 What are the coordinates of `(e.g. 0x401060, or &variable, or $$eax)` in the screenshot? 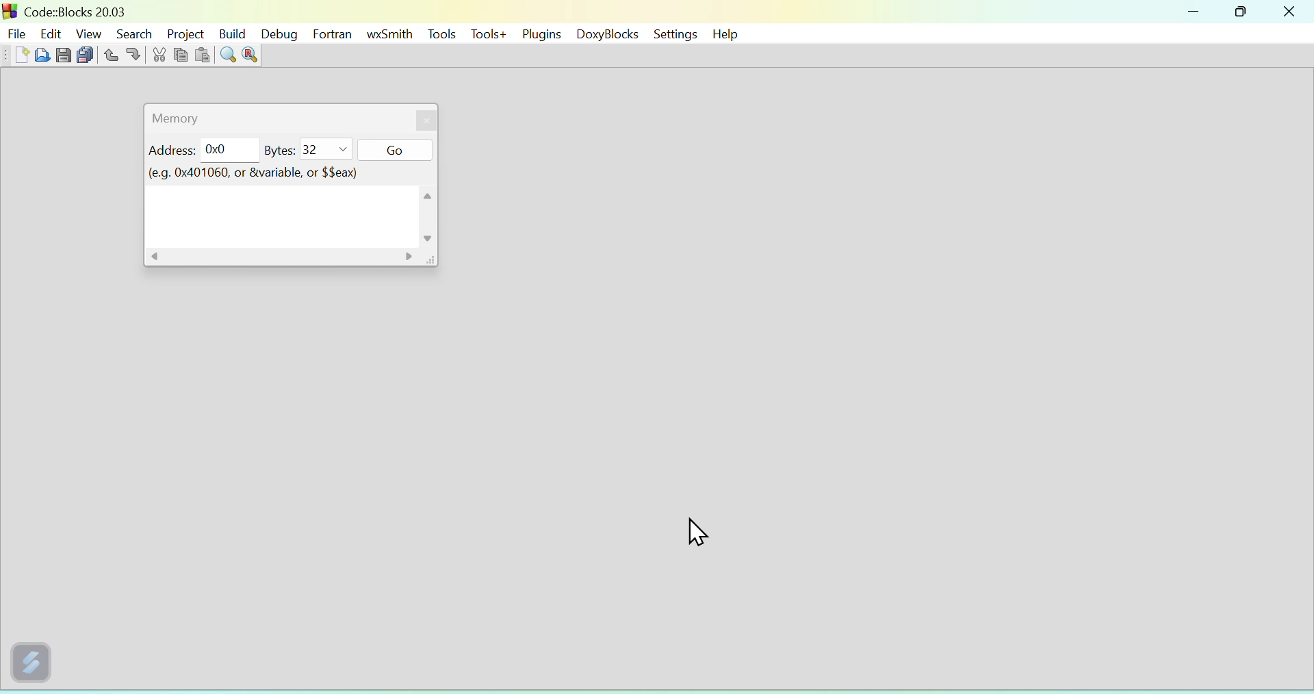 It's located at (254, 172).